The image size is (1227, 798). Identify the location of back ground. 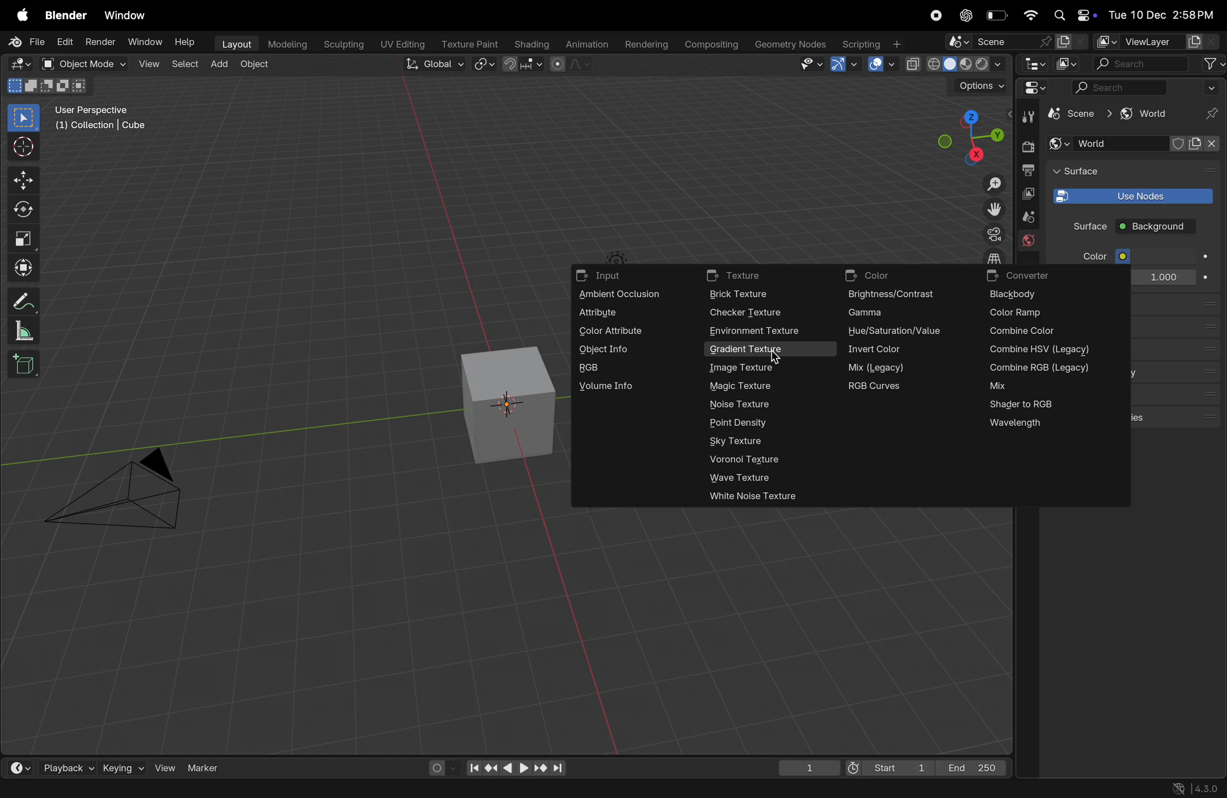
(1156, 228).